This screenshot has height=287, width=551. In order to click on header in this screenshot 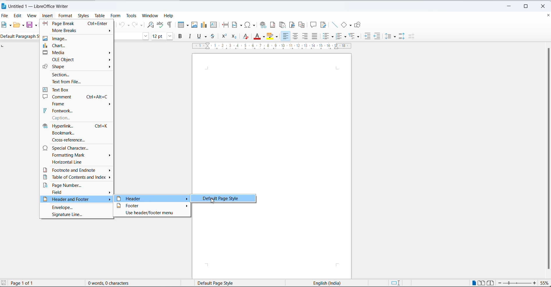, I will do `click(152, 198)`.